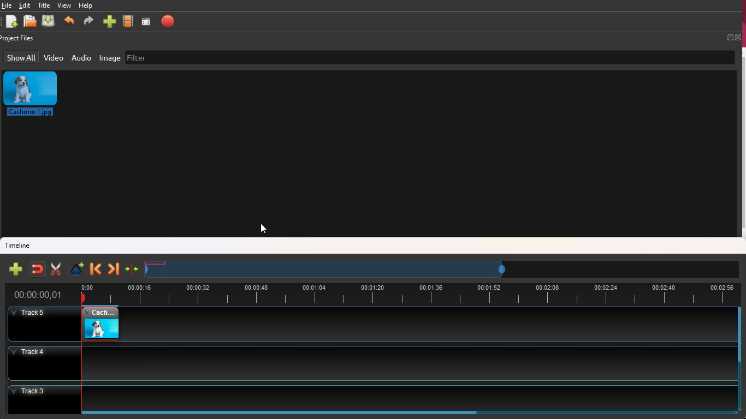 The height and width of the screenshot is (419, 746). Describe the element at coordinates (364, 363) in the screenshot. I see `track` at that location.